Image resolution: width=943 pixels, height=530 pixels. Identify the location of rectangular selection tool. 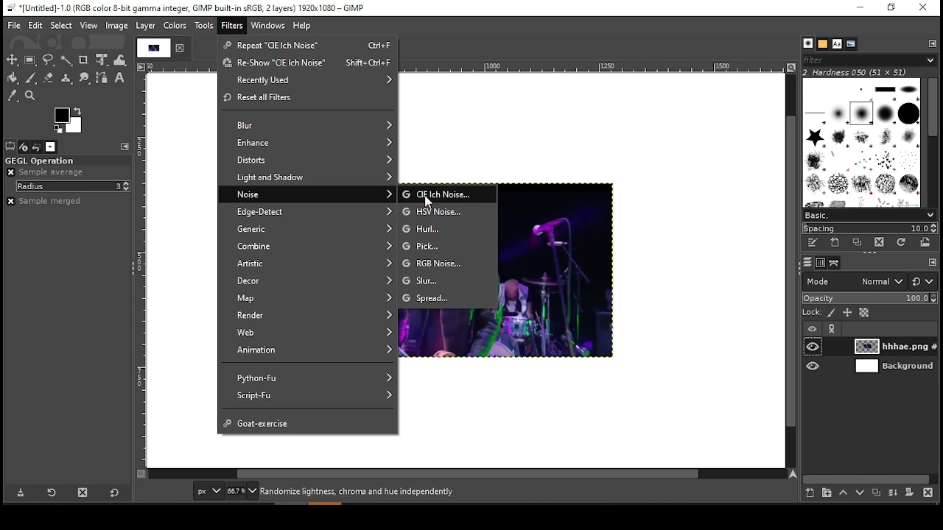
(29, 60).